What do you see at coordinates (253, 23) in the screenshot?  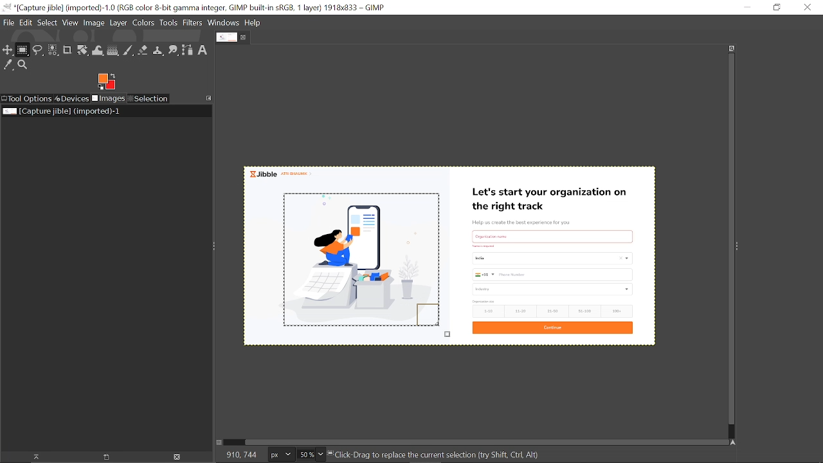 I see `Help` at bounding box center [253, 23].